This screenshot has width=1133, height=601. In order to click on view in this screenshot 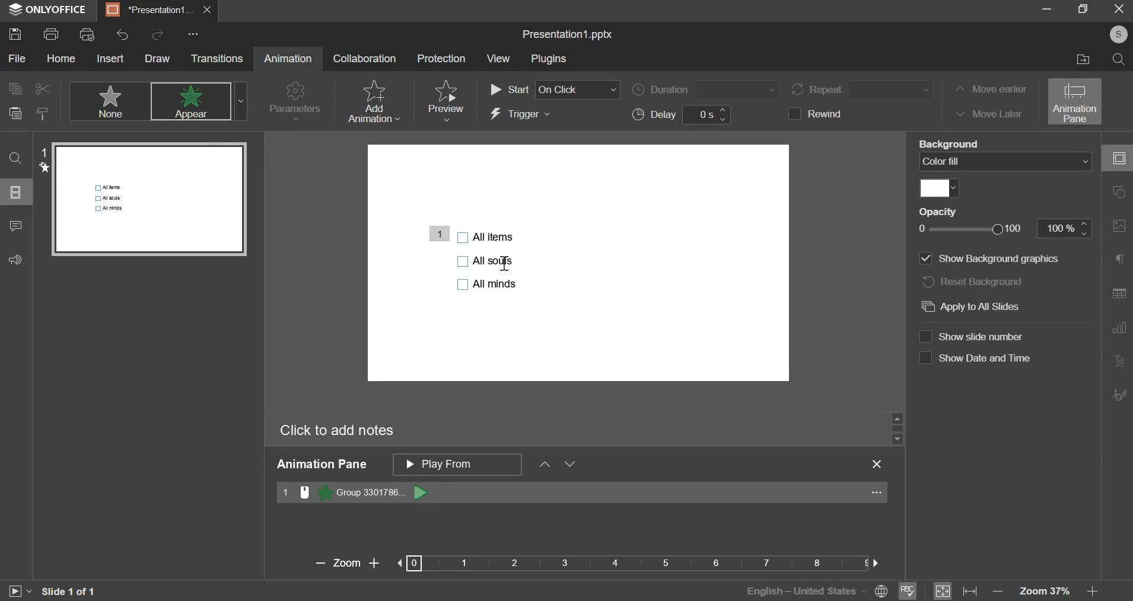, I will do `click(499, 59)`.